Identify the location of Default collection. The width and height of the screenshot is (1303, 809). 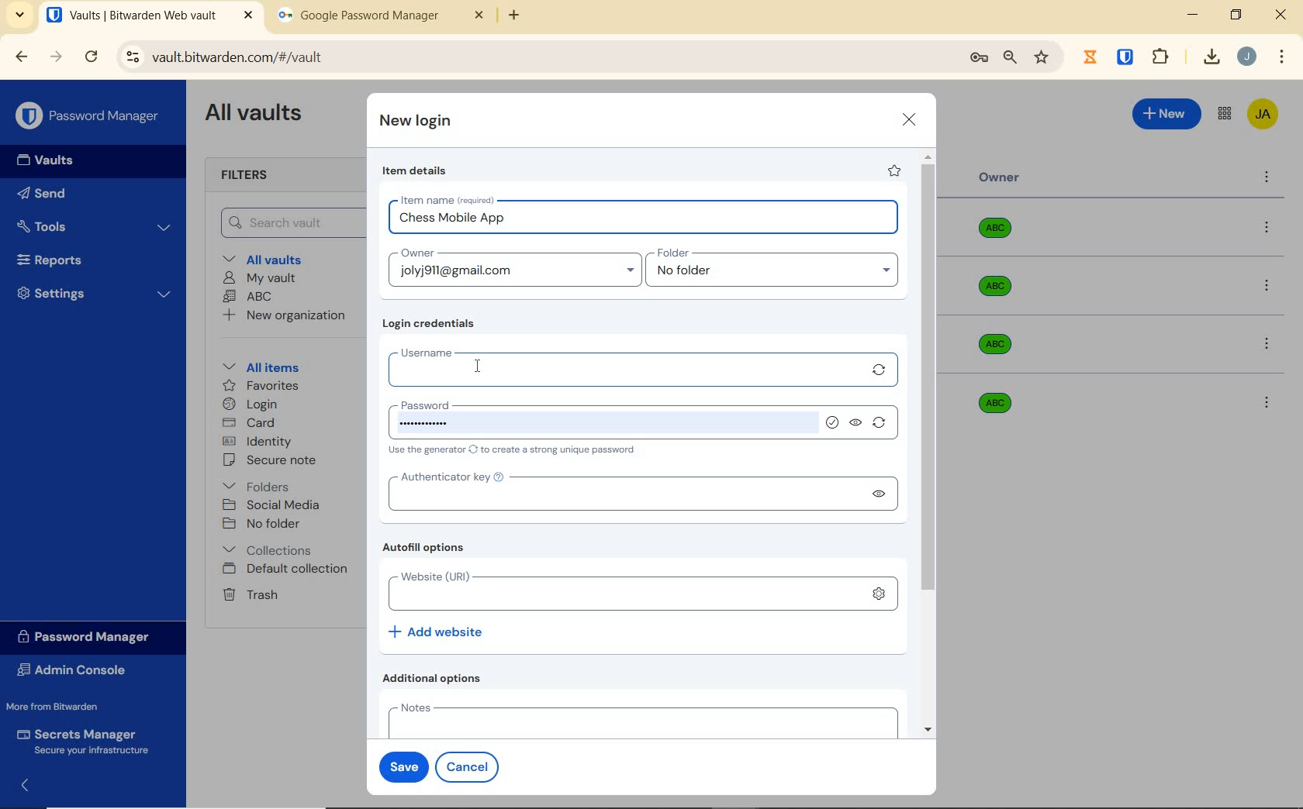
(288, 570).